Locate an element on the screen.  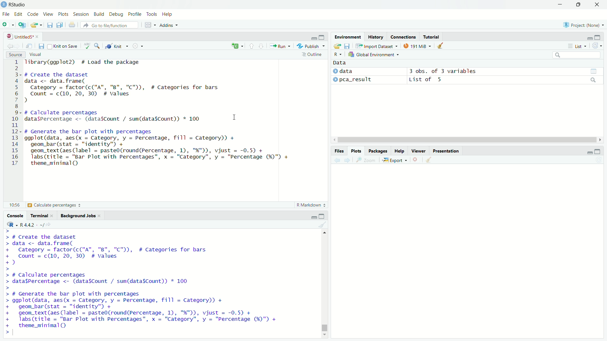
history is located at coordinates (376, 37).